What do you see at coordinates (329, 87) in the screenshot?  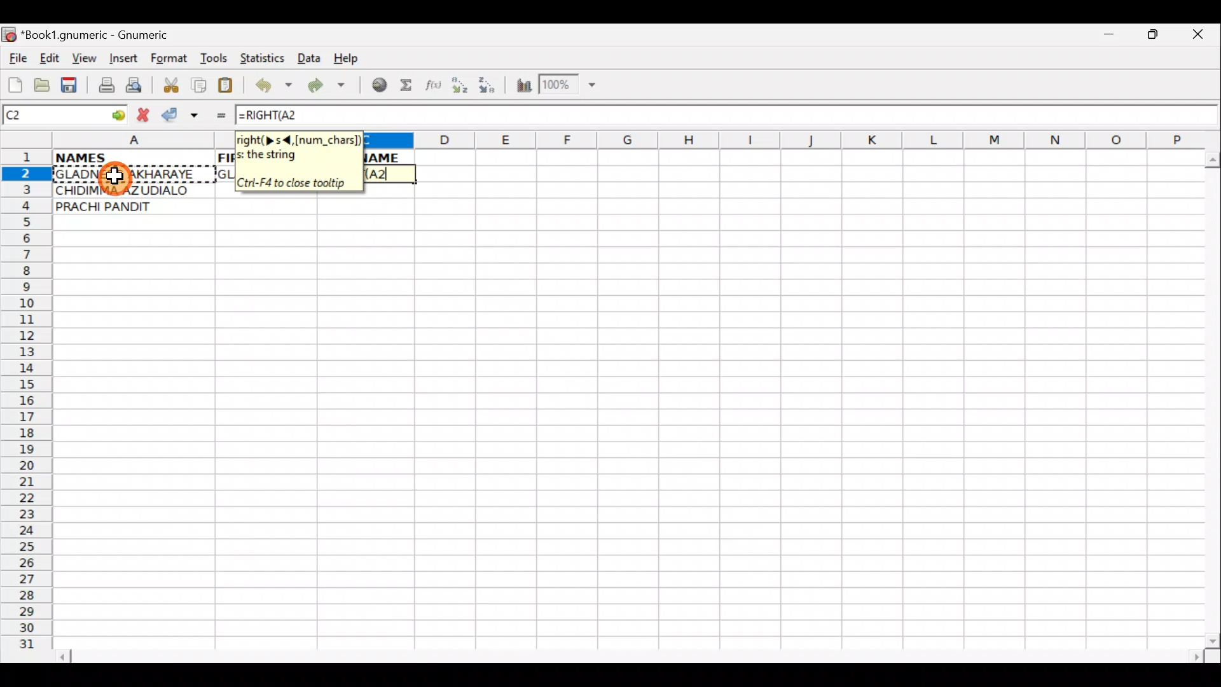 I see `Redo undone action` at bounding box center [329, 87].